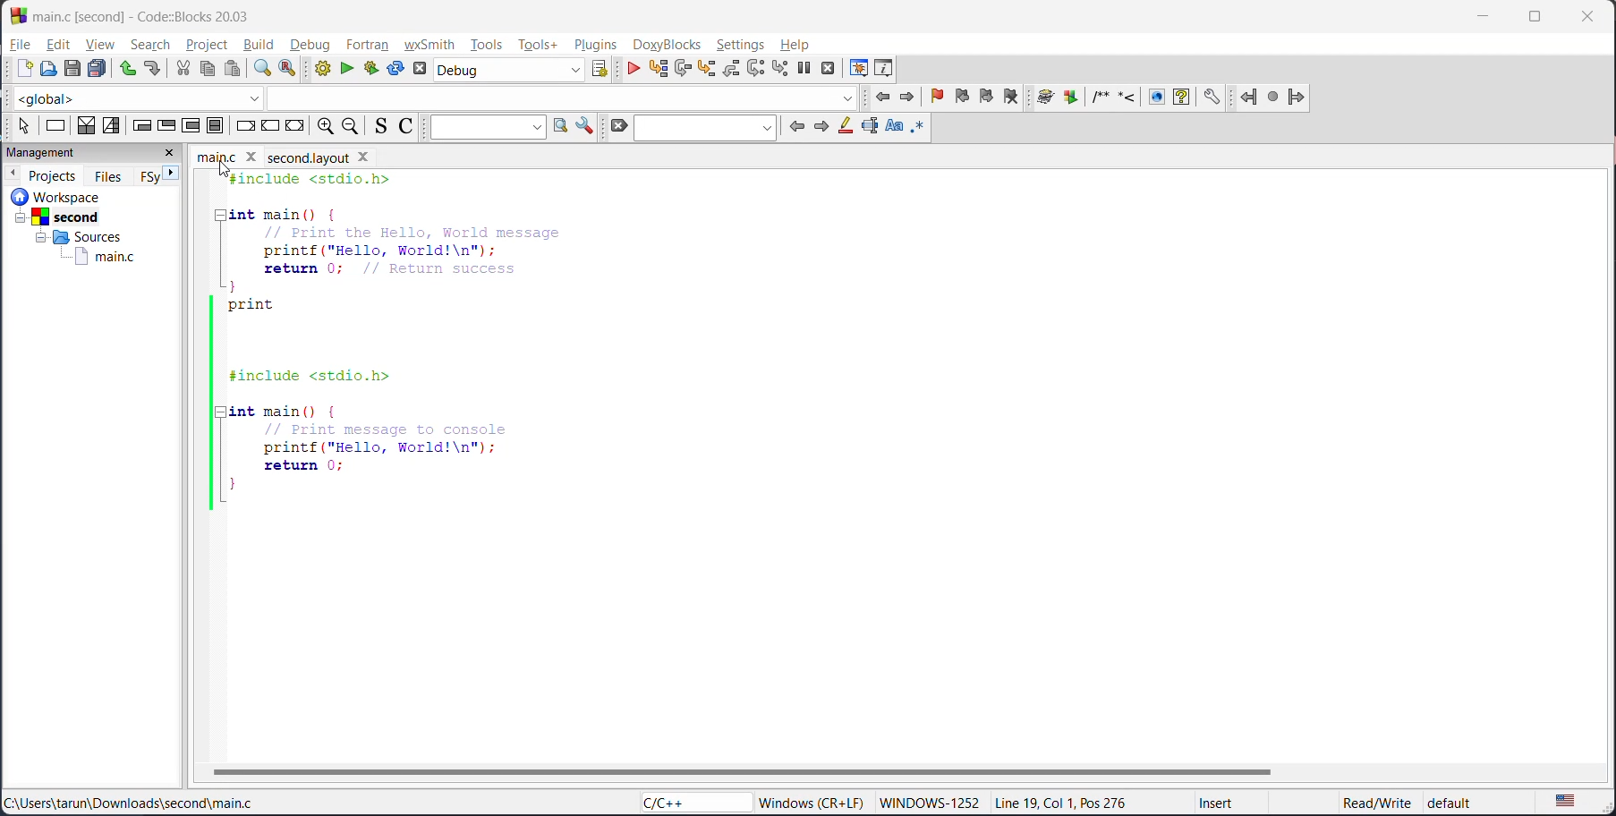 The width and height of the screenshot is (1616, 816). What do you see at coordinates (98, 70) in the screenshot?
I see `save everything` at bounding box center [98, 70].